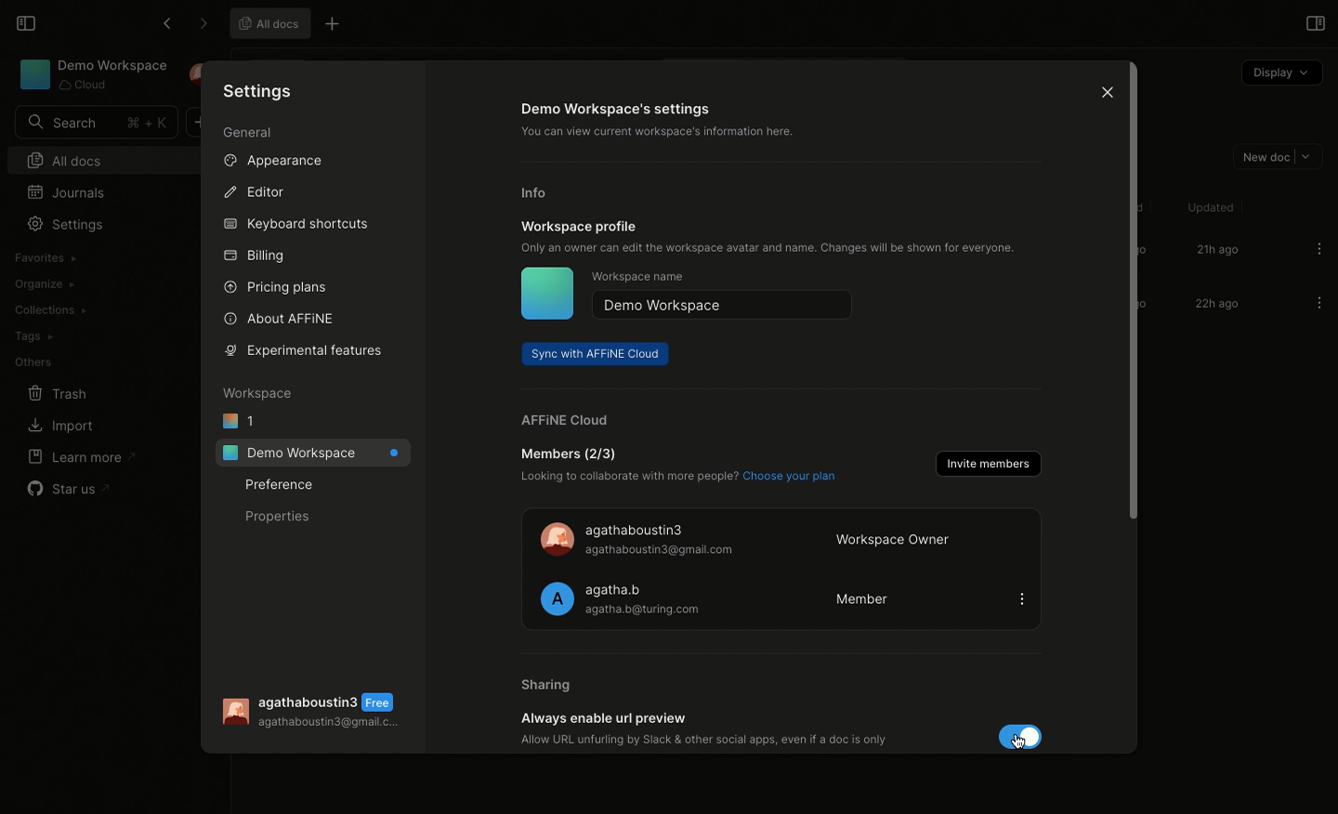 The width and height of the screenshot is (1338, 814). What do you see at coordinates (166, 23) in the screenshot?
I see `Back` at bounding box center [166, 23].